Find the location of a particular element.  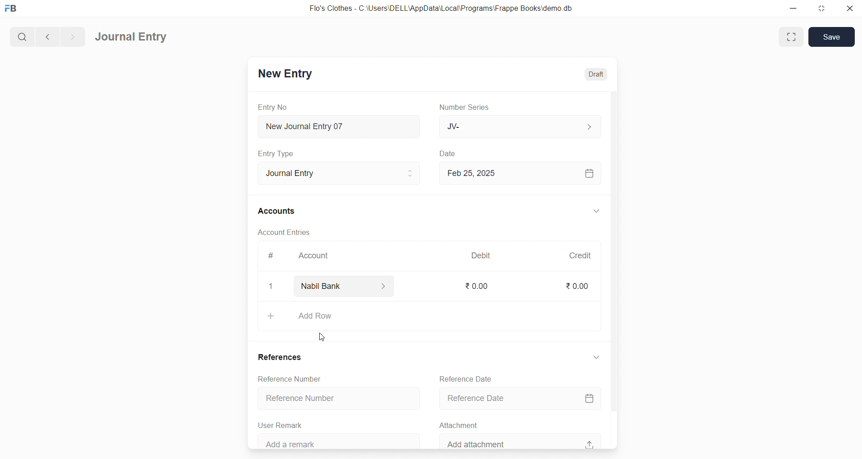

Reference Date is located at coordinates (467, 378).